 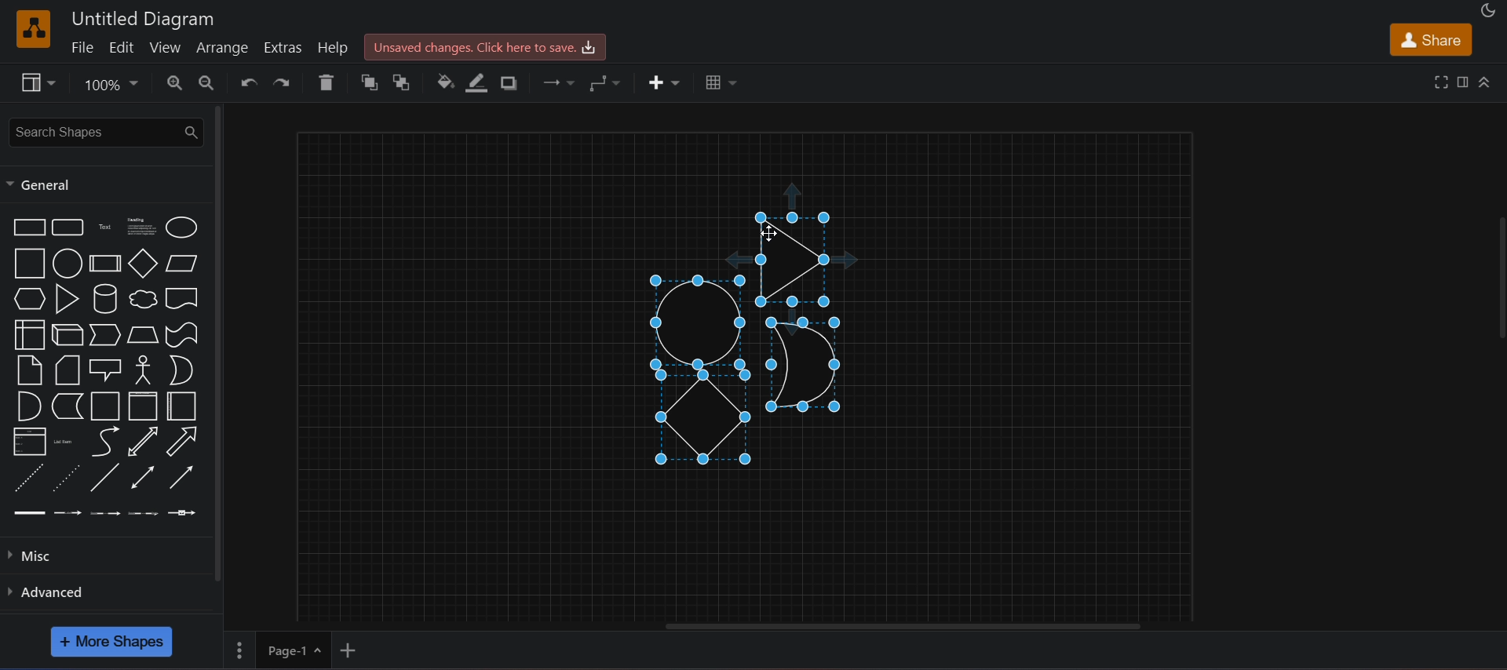 I want to click on cloud, so click(x=140, y=300).